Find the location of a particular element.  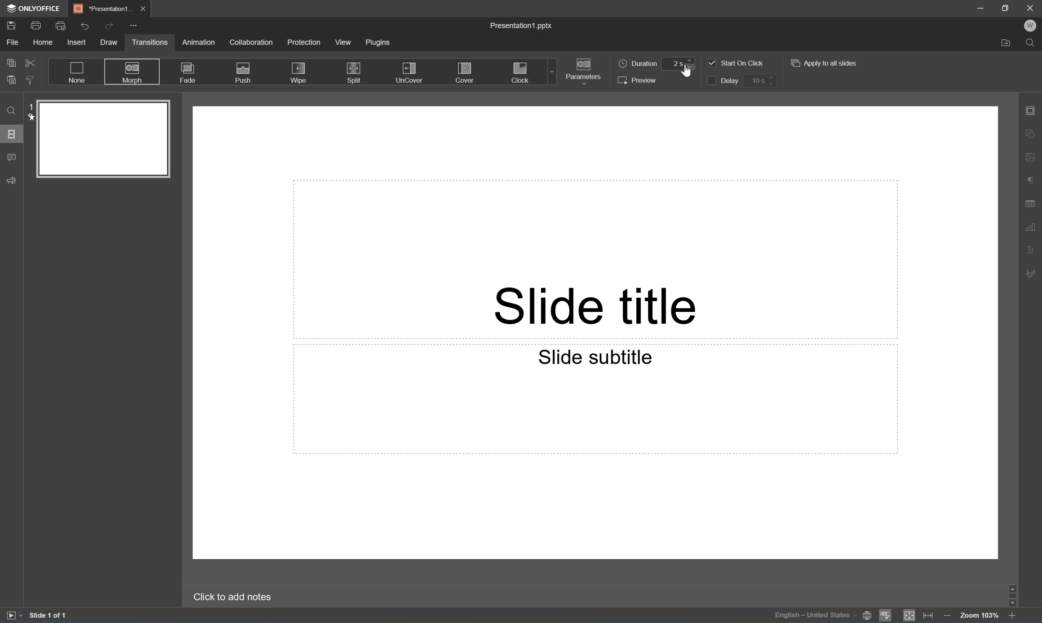

Open file location is located at coordinates (1006, 43).